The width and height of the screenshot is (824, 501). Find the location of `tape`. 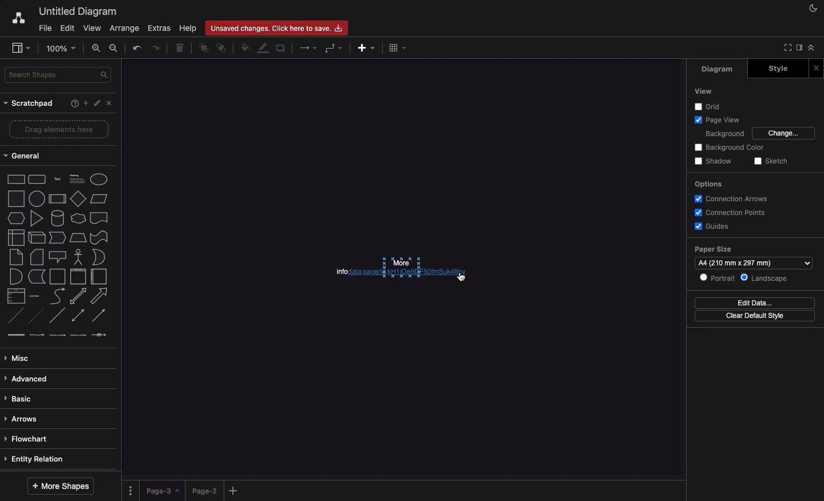

tape is located at coordinates (99, 237).